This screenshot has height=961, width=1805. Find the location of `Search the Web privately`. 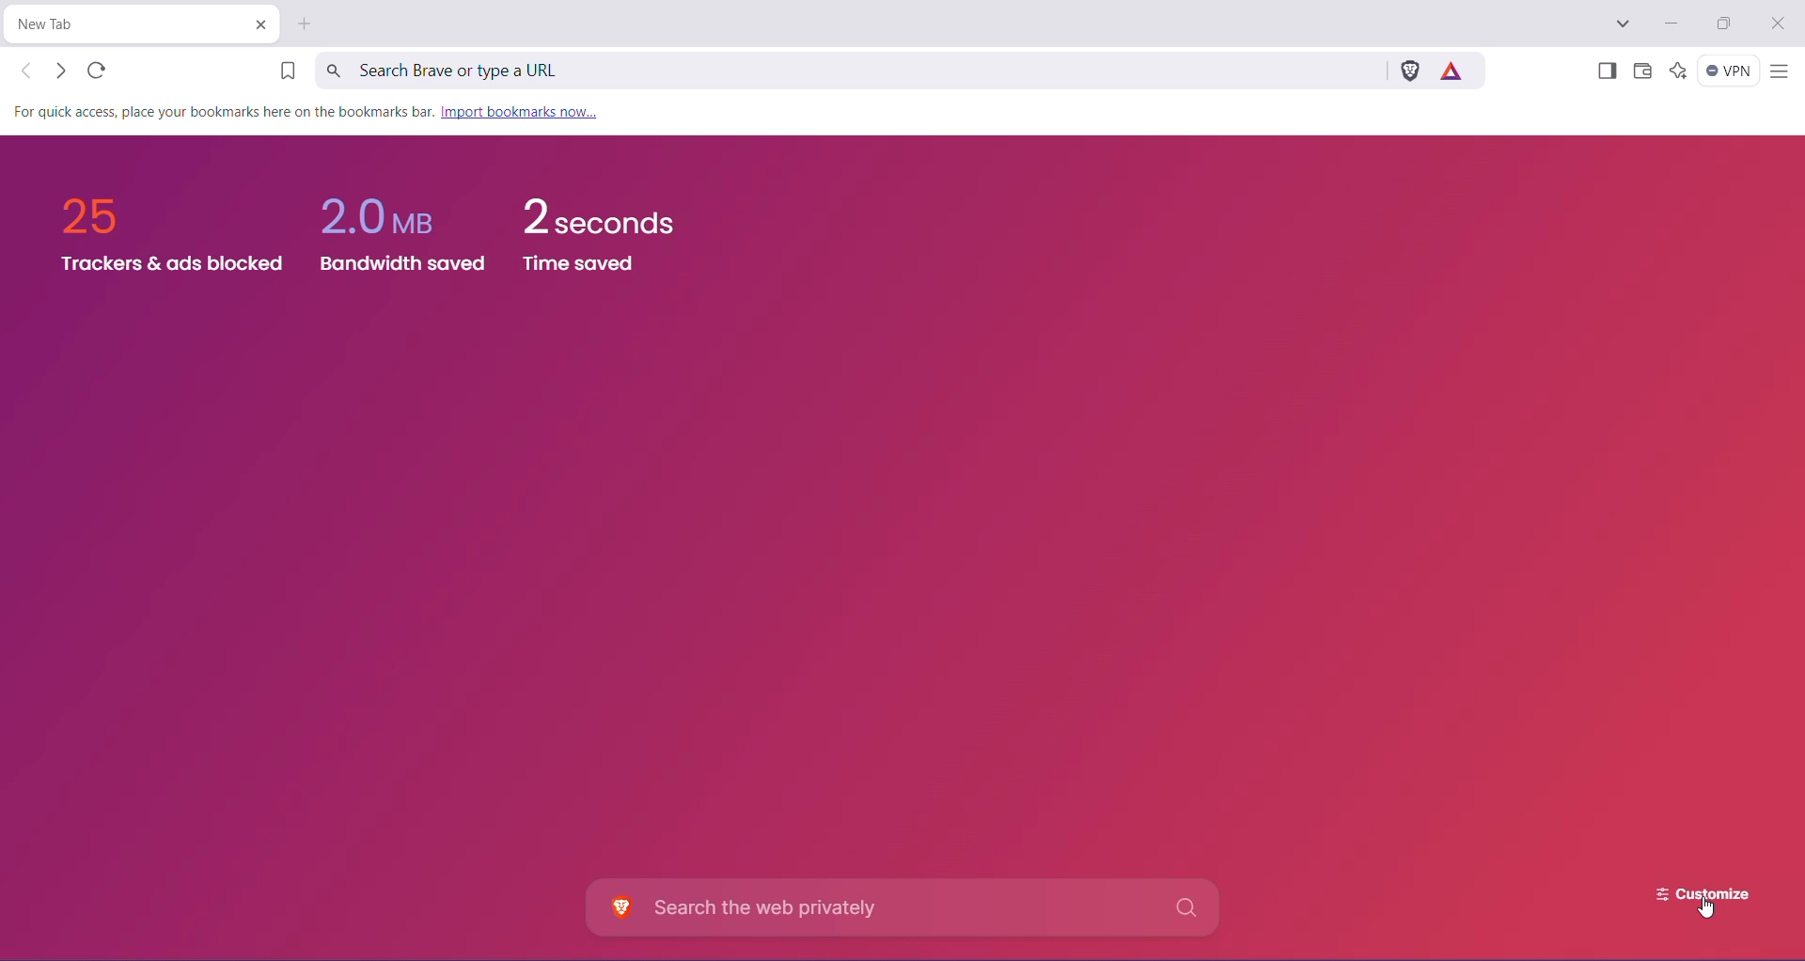

Search the Web privately is located at coordinates (907, 907).